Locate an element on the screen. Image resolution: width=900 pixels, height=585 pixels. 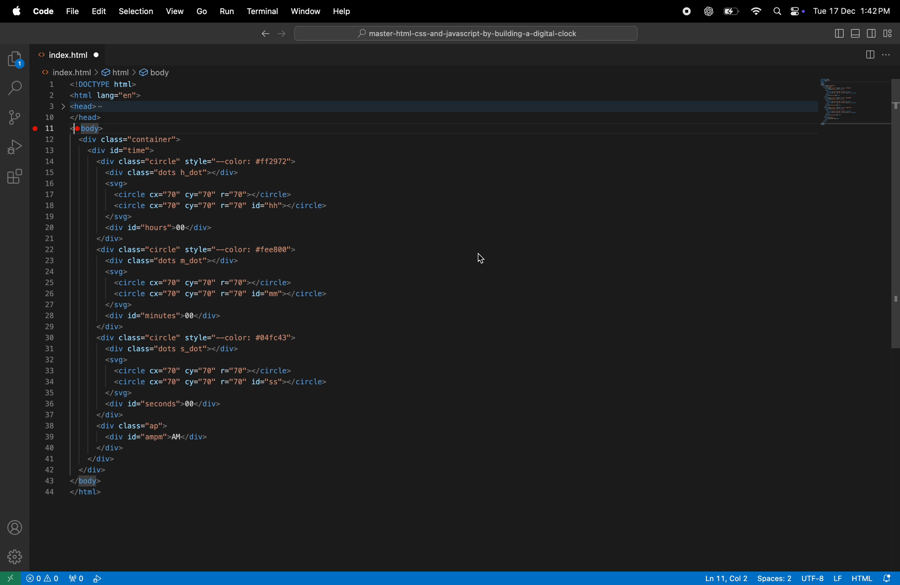
chatgpt is located at coordinates (707, 11).